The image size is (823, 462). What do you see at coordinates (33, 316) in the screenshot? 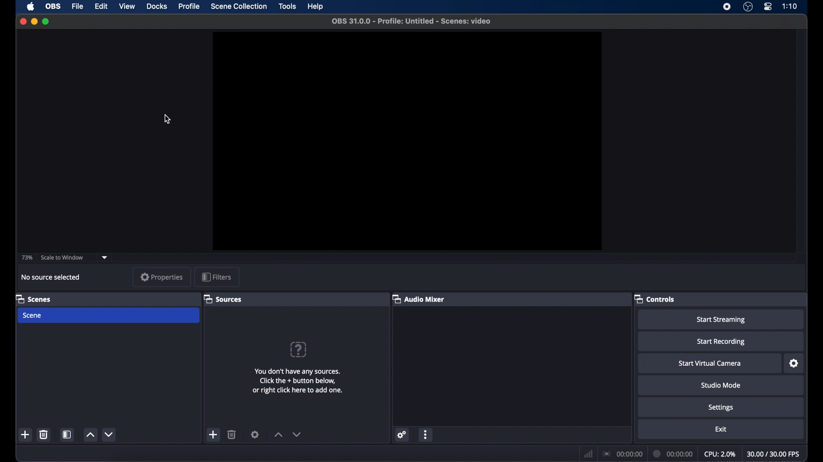
I see `scene` at bounding box center [33, 316].